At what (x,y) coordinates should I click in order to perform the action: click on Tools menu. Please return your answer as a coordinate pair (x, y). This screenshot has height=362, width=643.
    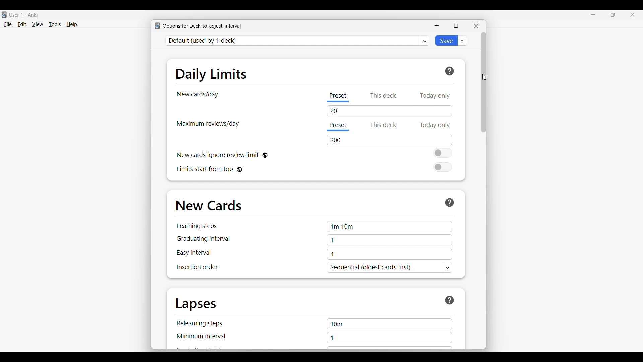
    Looking at the image, I should click on (55, 24).